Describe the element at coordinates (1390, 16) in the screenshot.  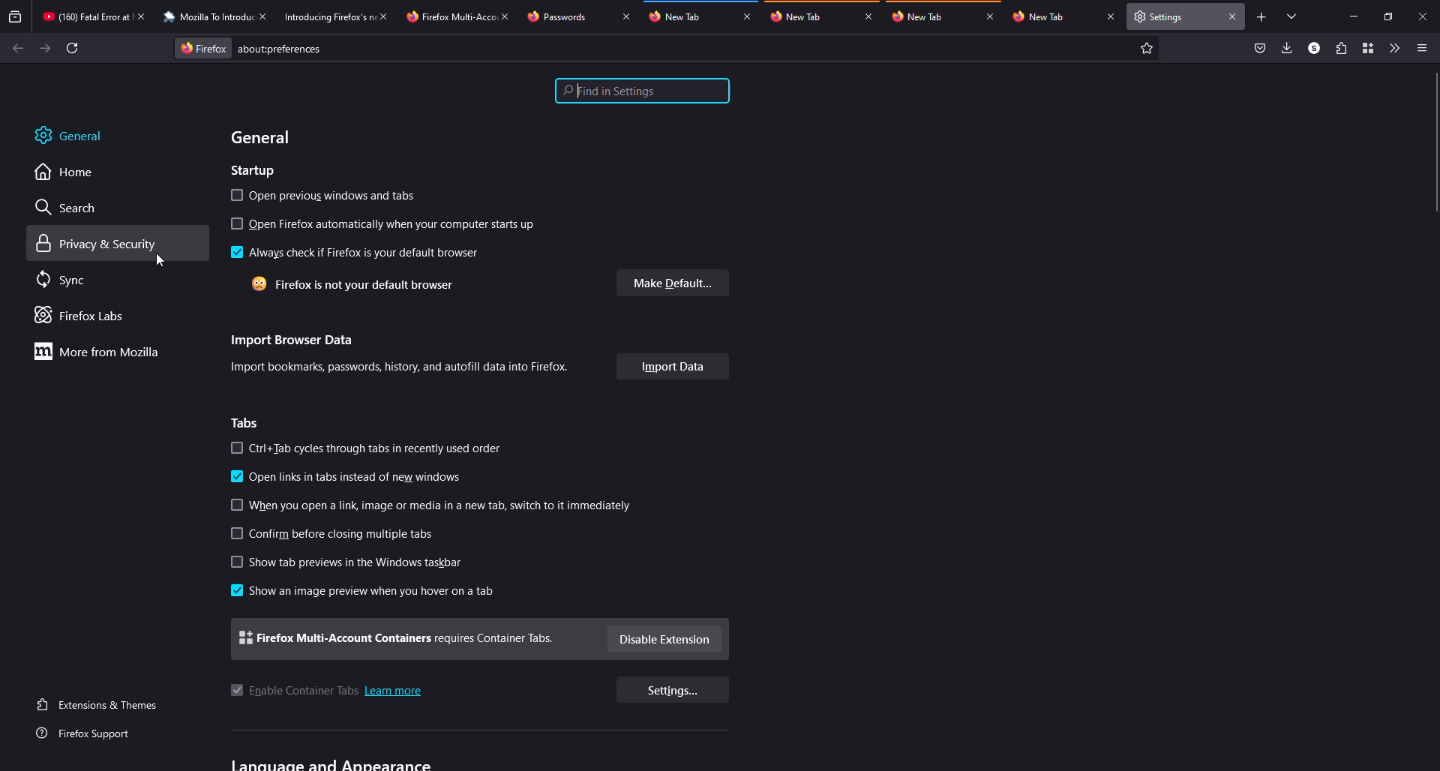
I see `maximize` at that location.